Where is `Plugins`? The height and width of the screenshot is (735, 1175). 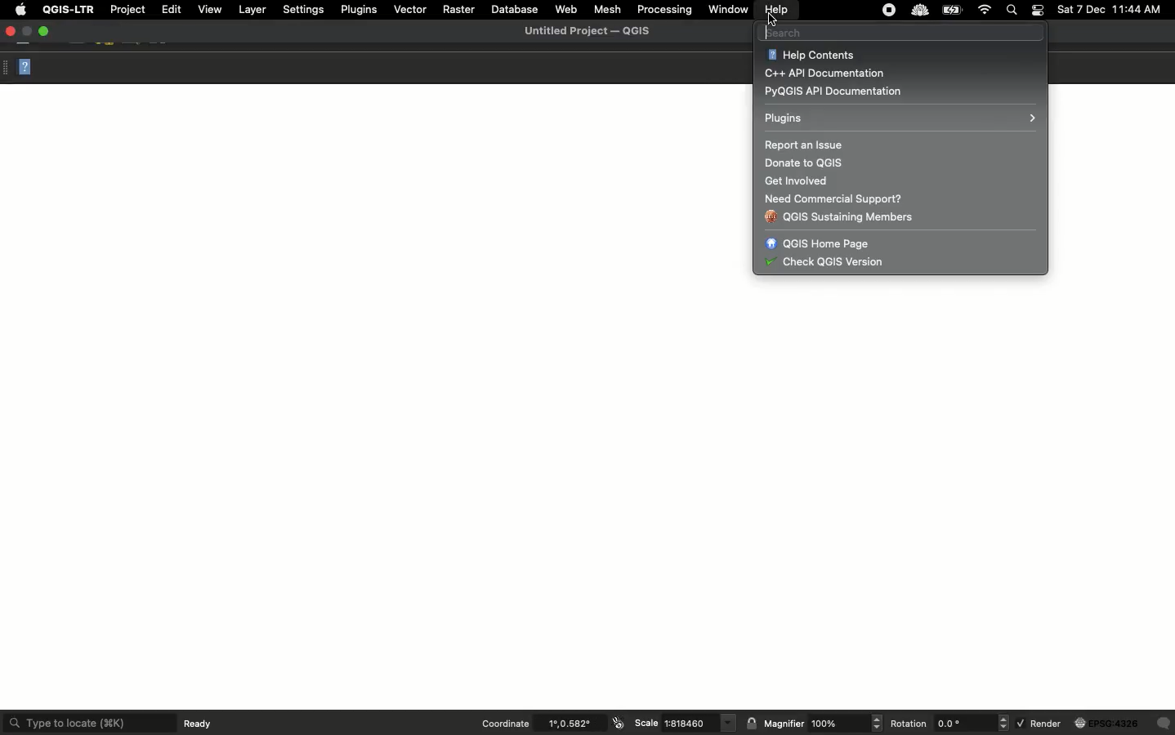 Plugins is located at coordinates (900, 120).